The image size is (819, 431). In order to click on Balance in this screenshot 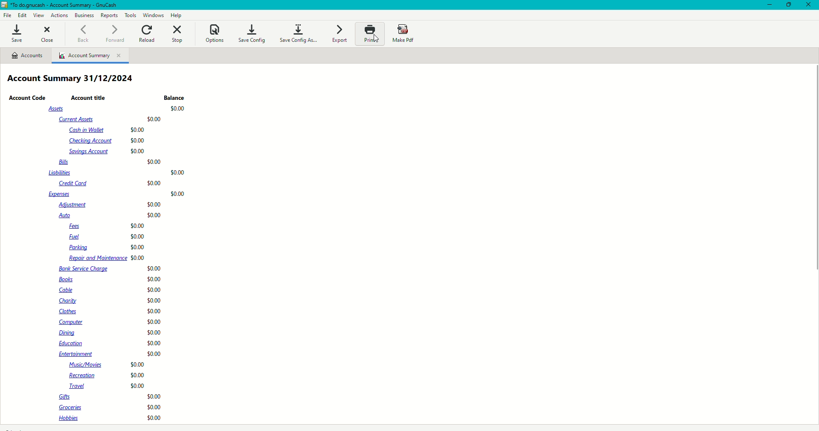, I will do `click(175, 98)`.